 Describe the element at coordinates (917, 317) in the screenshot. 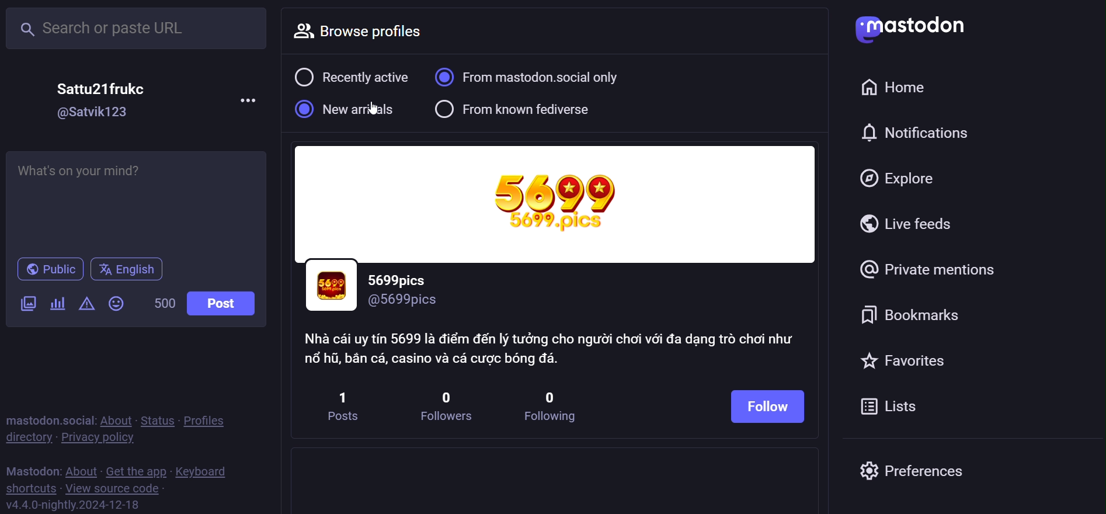

I see `bookmark` at that location.